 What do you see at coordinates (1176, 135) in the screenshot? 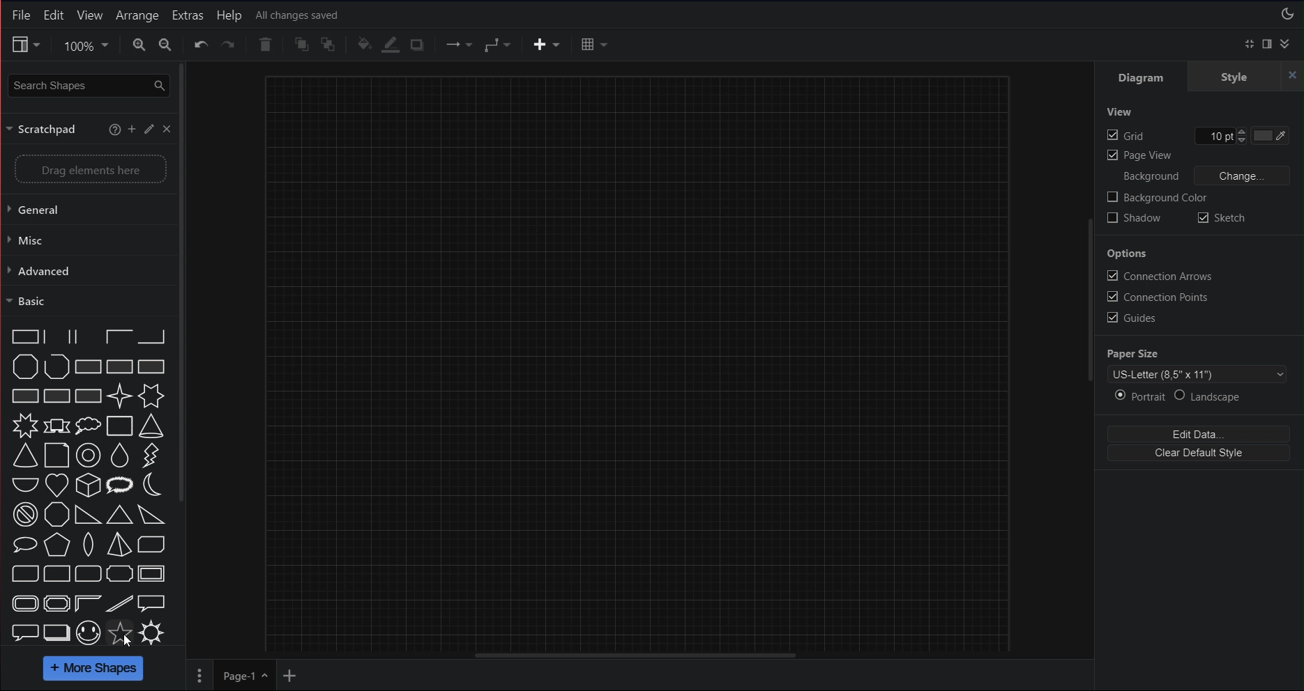
I see `Grid` at bounding box center [1176, 135].